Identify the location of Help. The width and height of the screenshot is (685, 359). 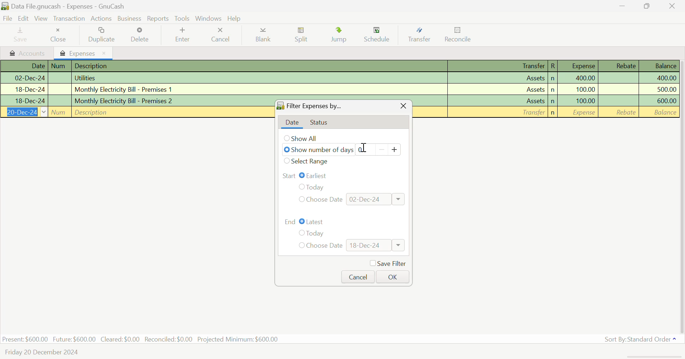
(234, 18).